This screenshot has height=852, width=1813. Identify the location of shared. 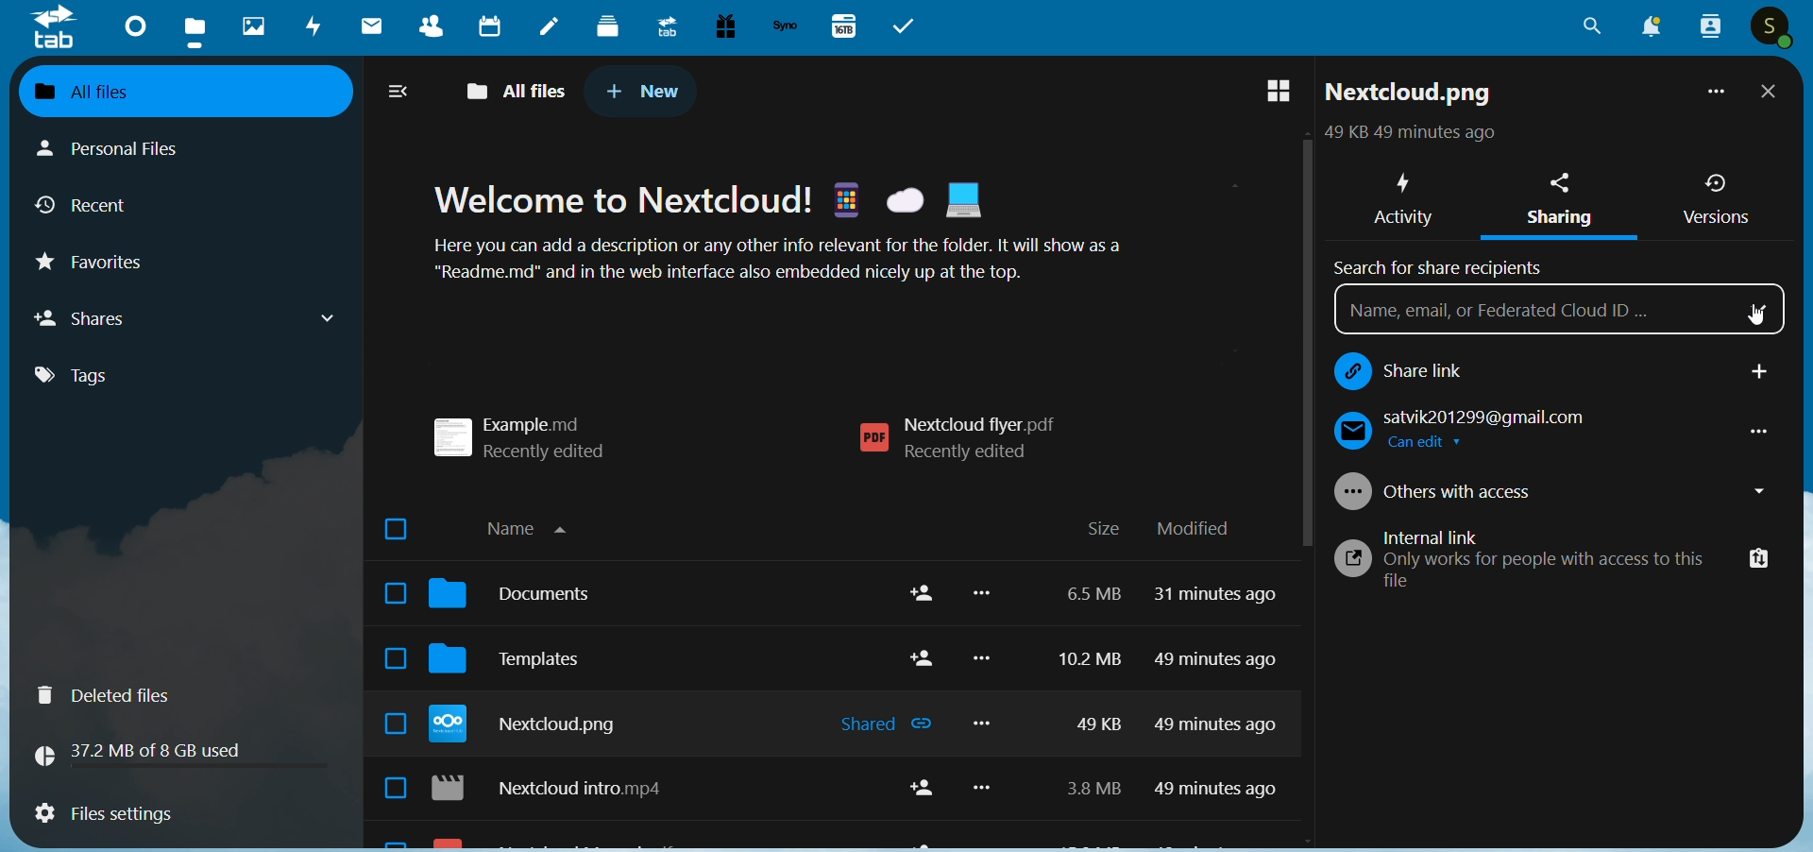
(877, 723).